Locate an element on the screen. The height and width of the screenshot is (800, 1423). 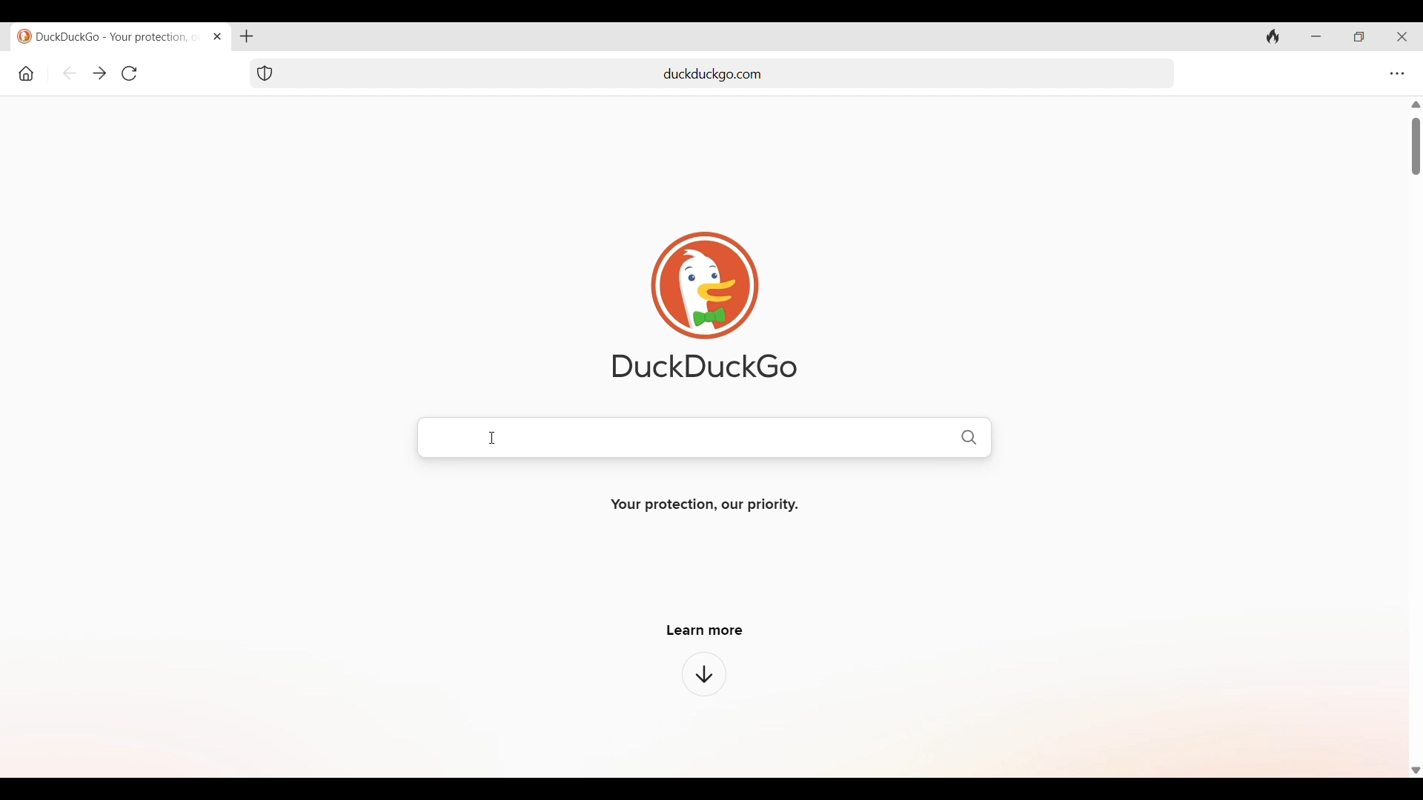
Vertical slide bar is located at coordinates (1416, 147).